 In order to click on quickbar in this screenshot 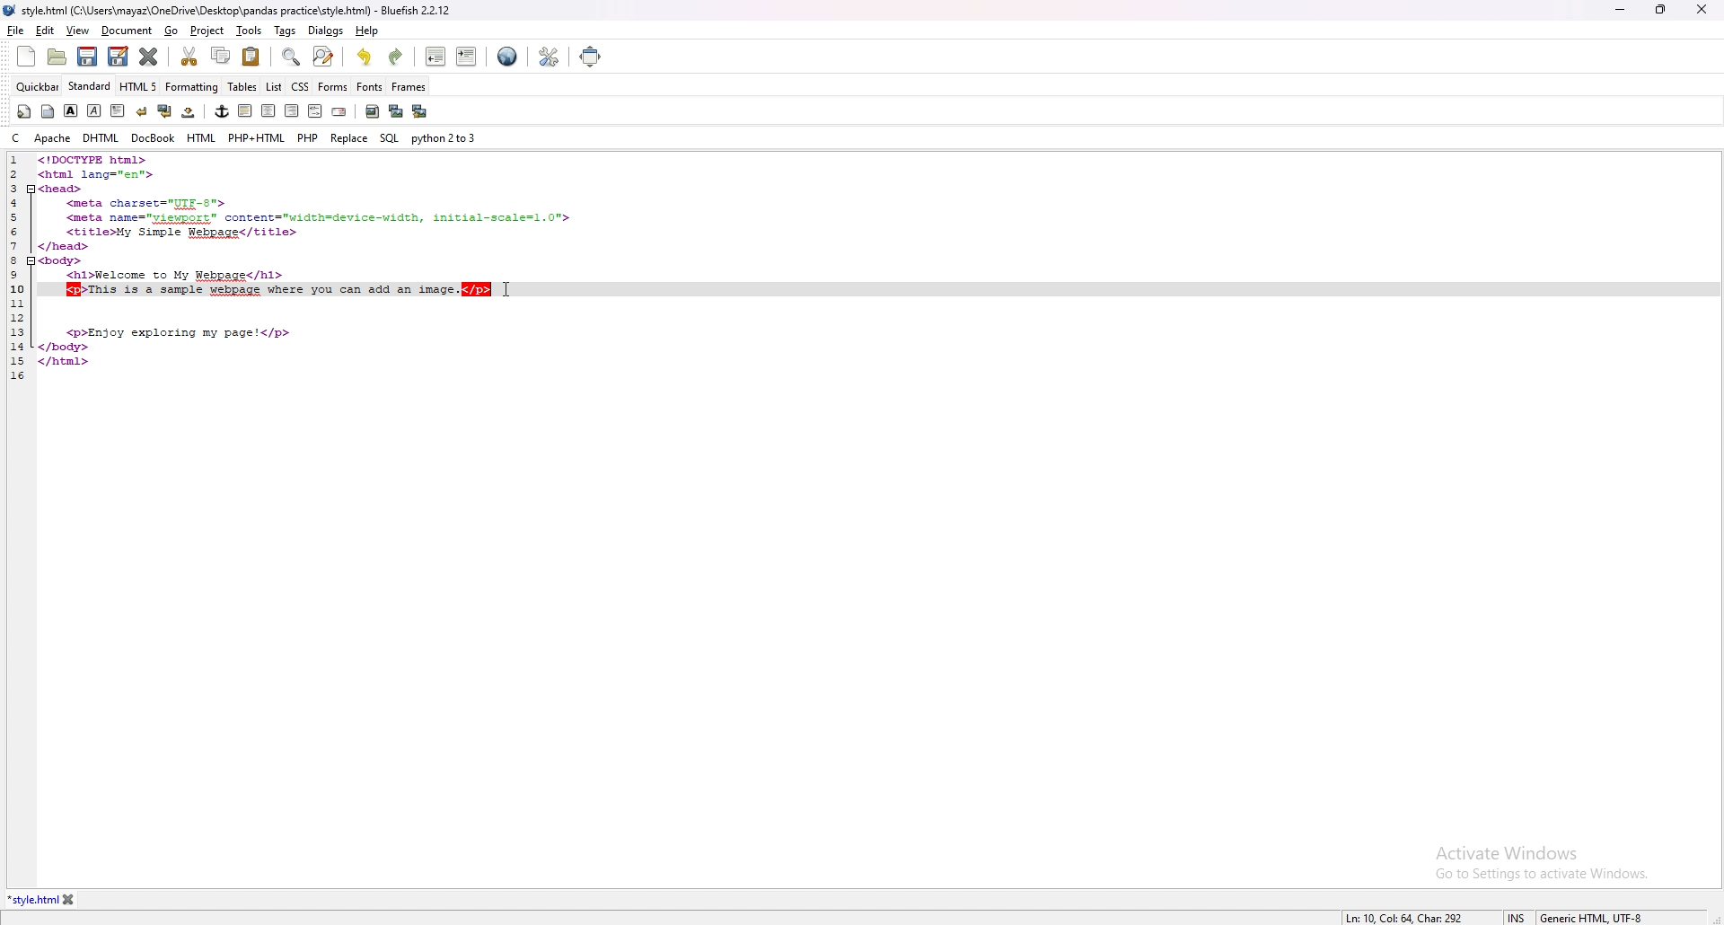, I will do `click(37, 87)`.